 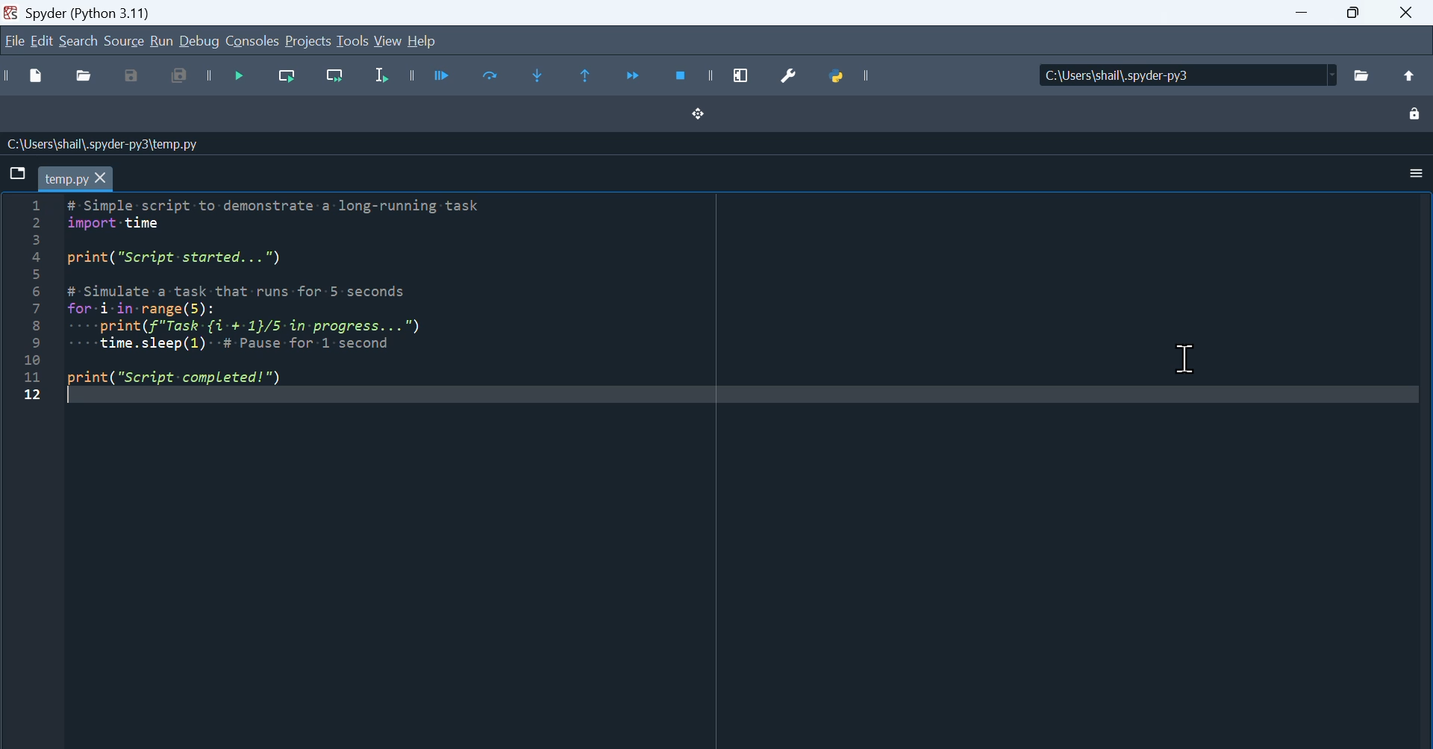 What do you see at coordinates (84, 75) in the screenshot?
I see `Open file` at bounding box center [84, 75].